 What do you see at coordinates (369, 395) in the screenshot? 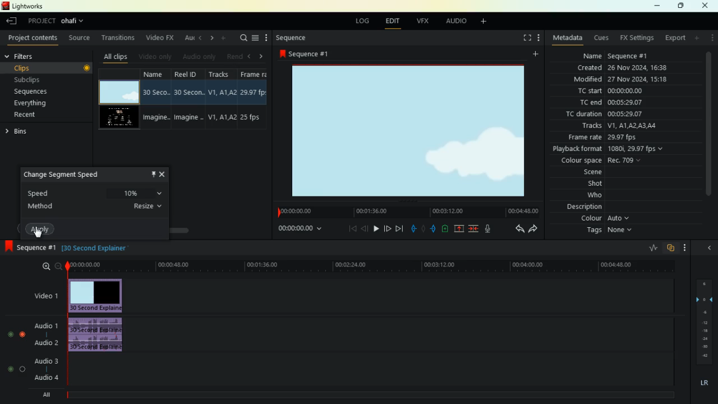
I see `timeline` at bounding box center [369, 395].